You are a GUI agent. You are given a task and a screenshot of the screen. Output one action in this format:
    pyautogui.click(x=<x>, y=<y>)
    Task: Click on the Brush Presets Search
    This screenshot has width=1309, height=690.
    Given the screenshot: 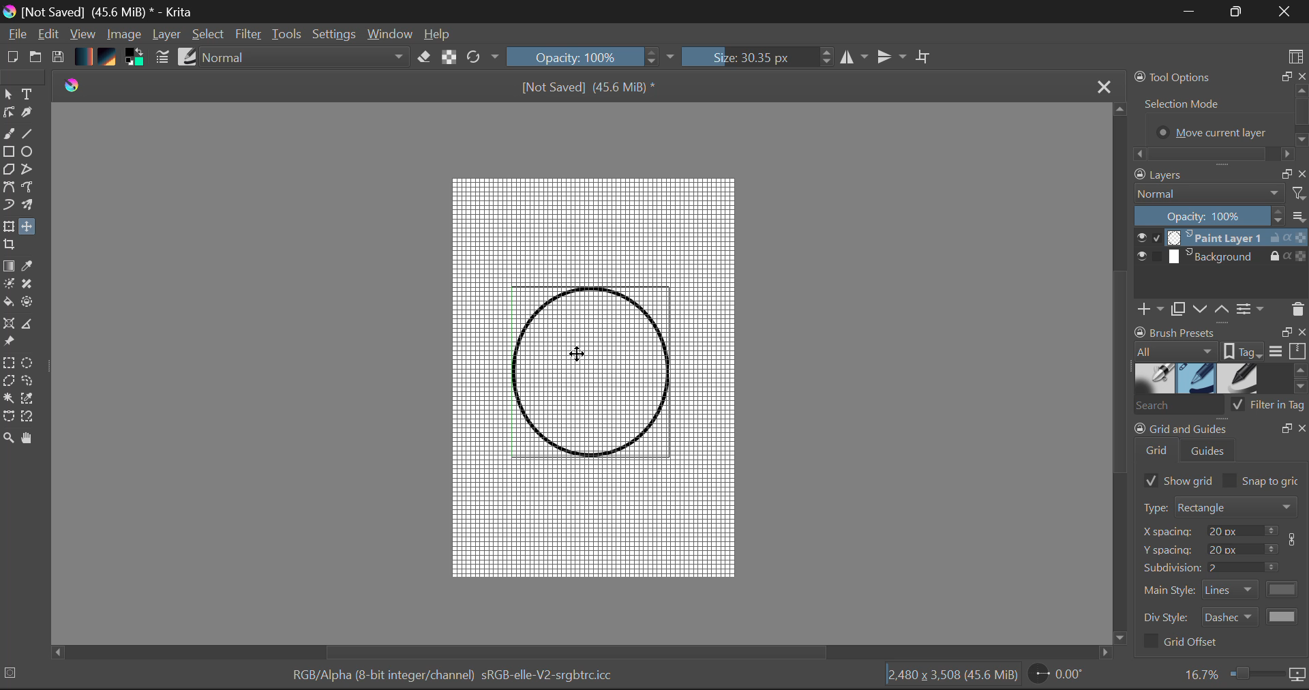 What is the action you would take?
    pyautogui.click(x=1220, y=408)
    